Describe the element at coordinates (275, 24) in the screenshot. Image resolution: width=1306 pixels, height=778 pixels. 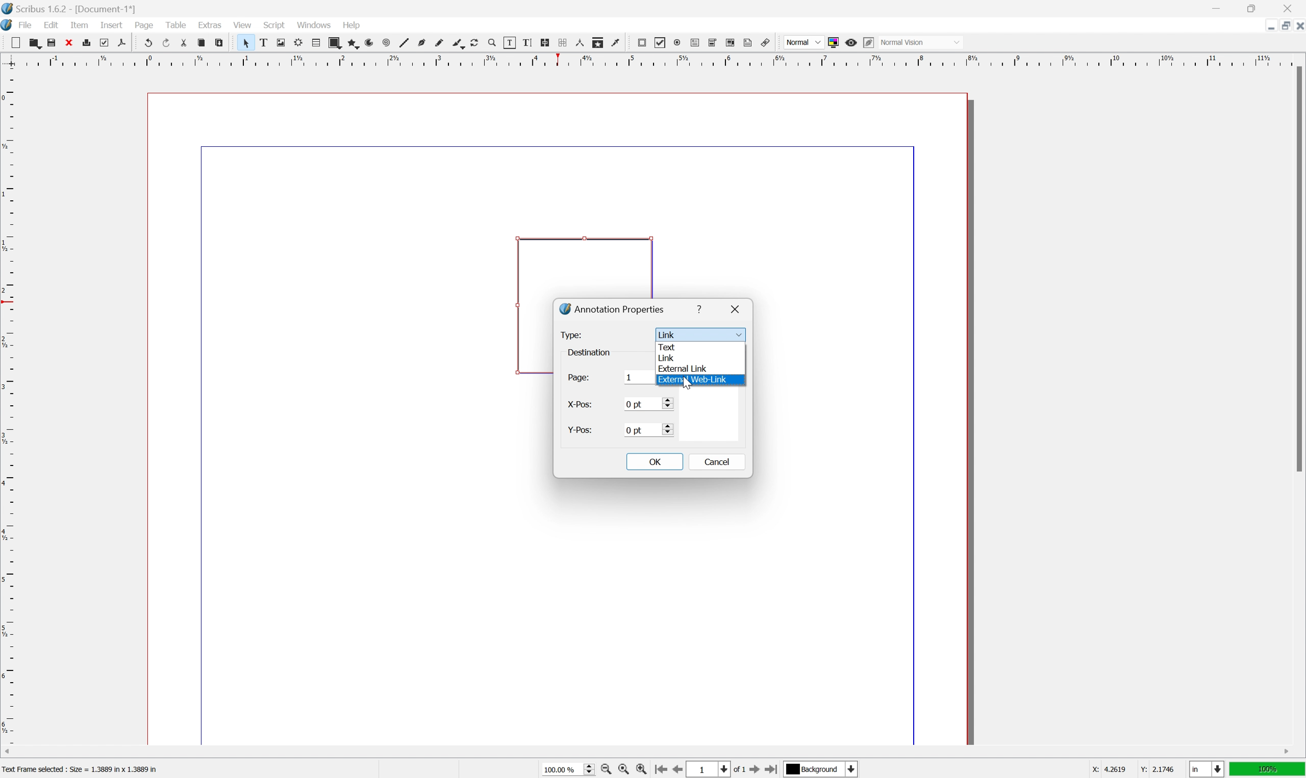
I see `Script` at that location.